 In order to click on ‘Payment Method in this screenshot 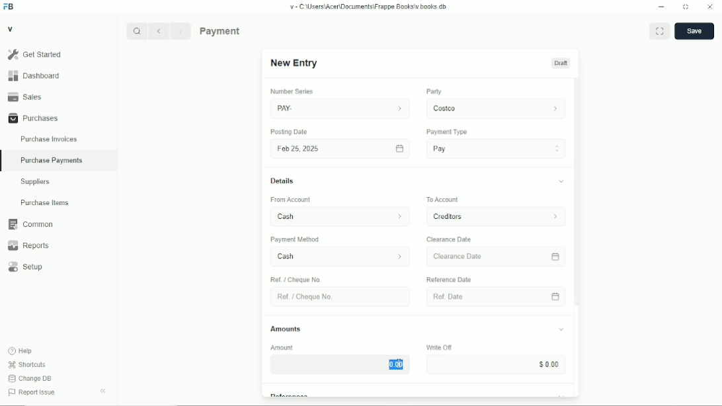, I will do `click(300, 241)`.